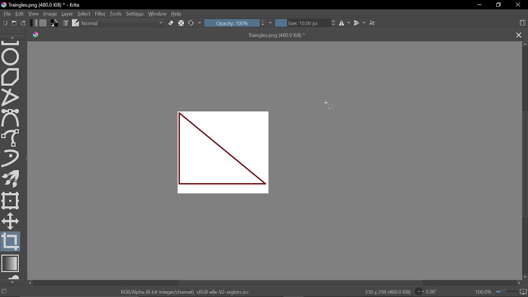 This screenshot has width=528, height=297. Describe the element at coordinates (525, 44) in the screenshot. I see `Move up` at that location.